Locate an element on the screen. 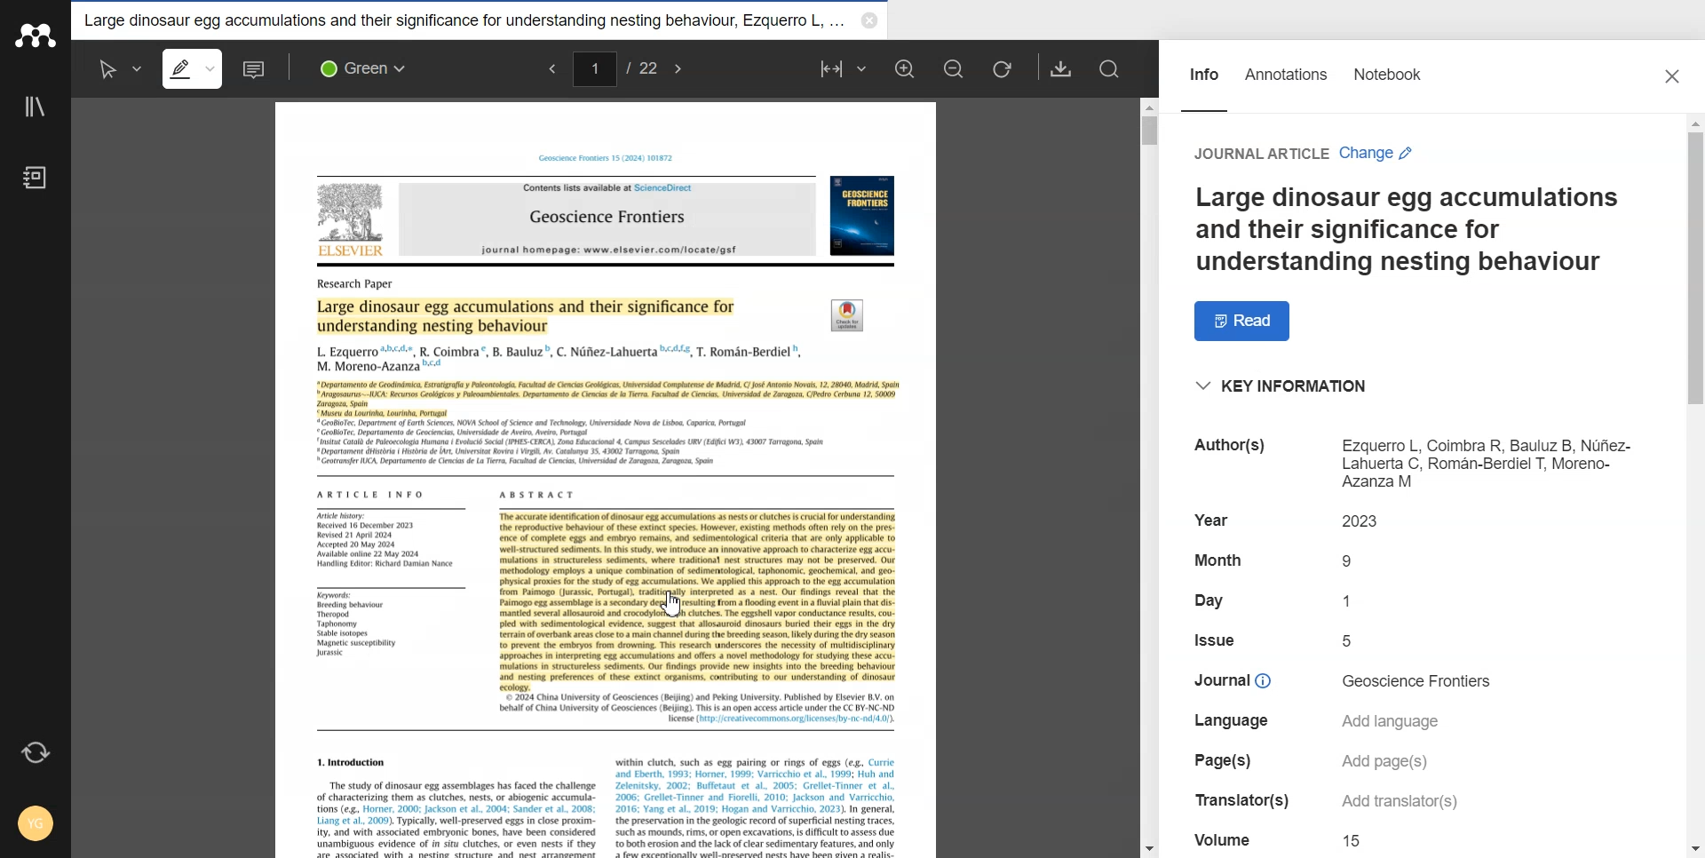  Zoom in is located at coordinates (907, 68).